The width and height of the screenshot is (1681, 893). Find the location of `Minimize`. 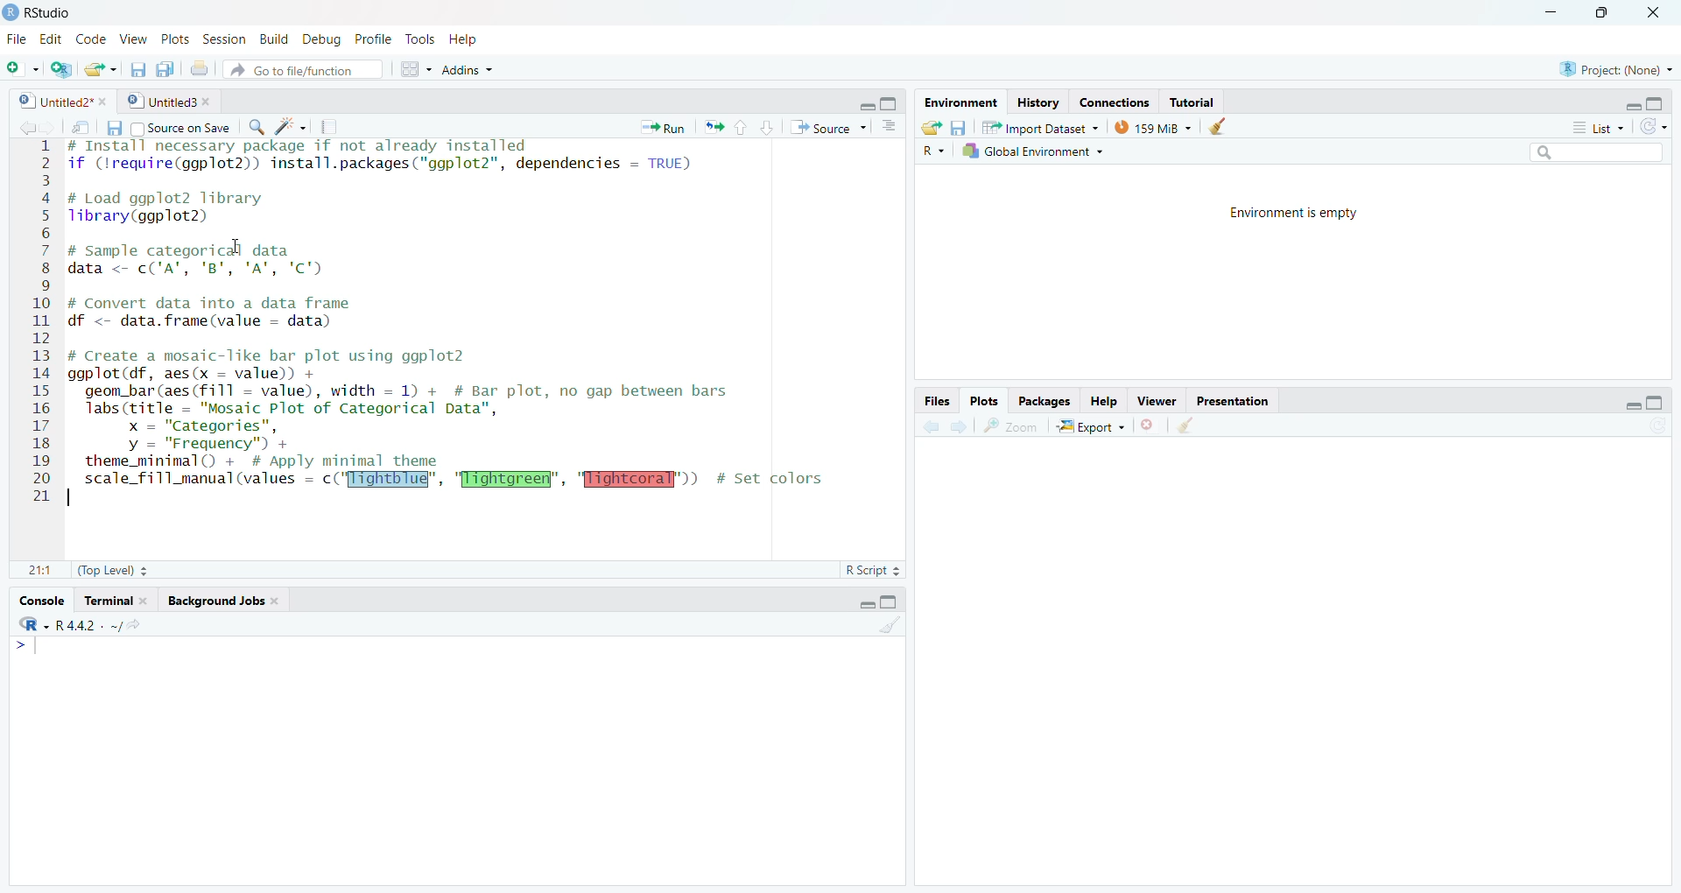

Minimize is located at coordinates (865, 603).